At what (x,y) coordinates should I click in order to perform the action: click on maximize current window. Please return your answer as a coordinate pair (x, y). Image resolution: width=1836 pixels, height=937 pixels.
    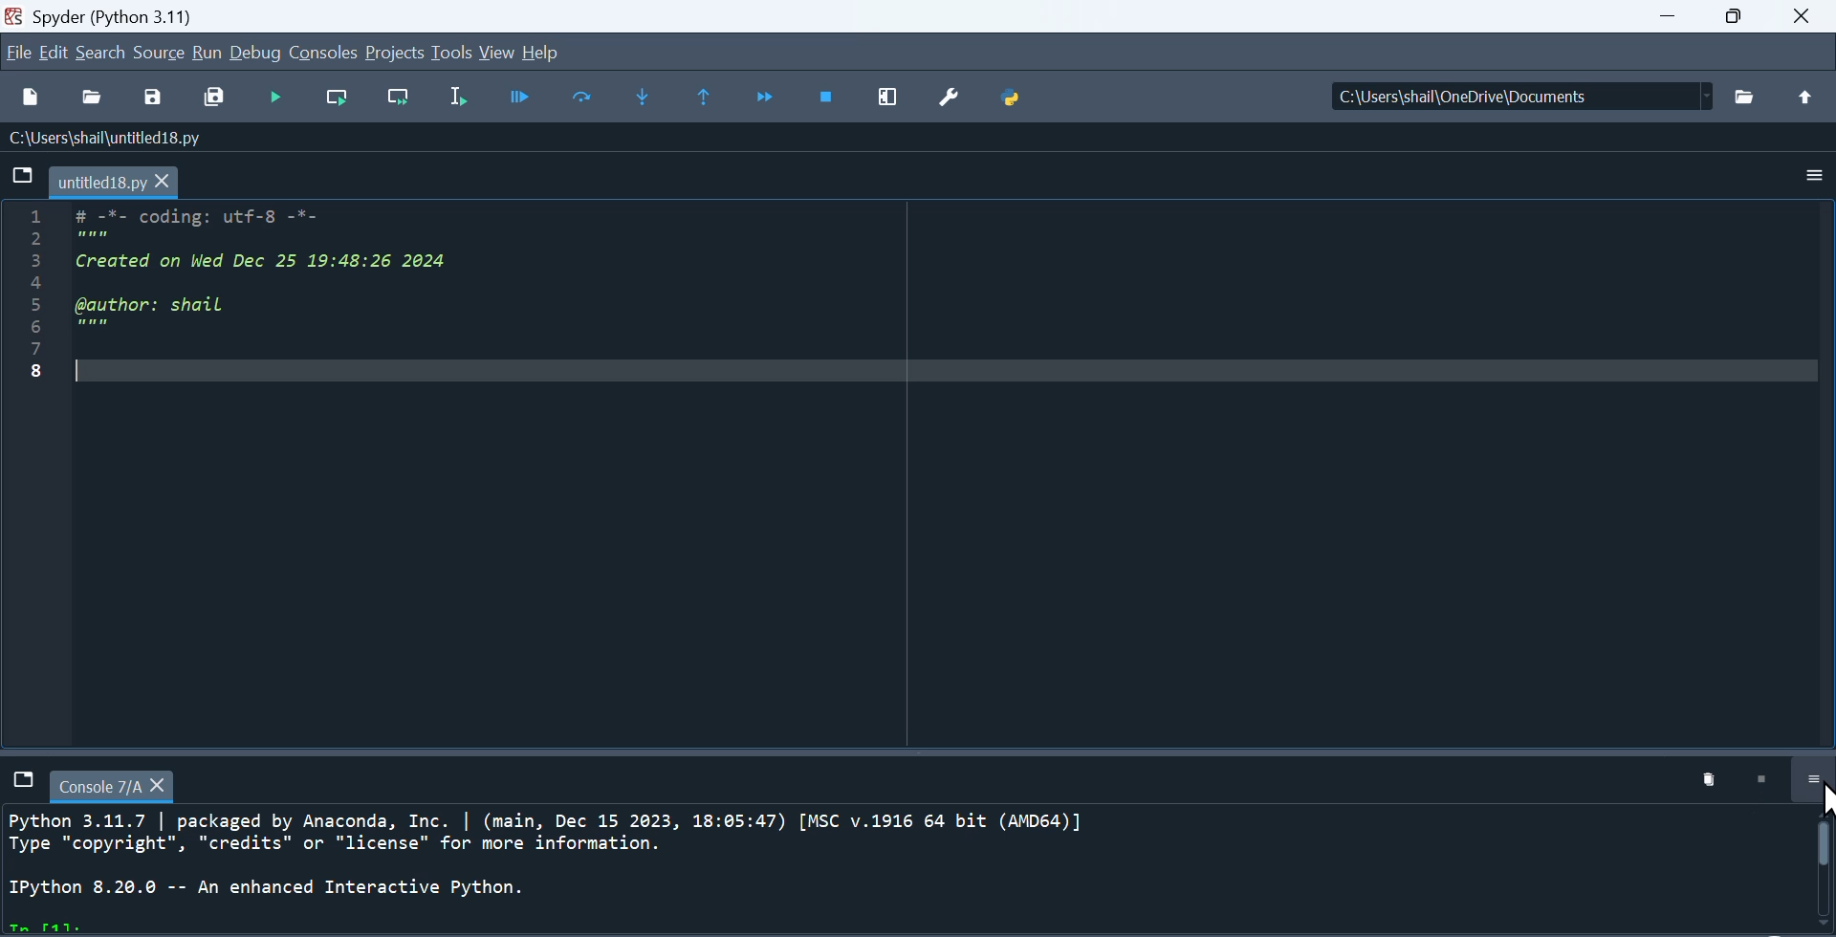
    Looking at the image, I should click on (890, 99).